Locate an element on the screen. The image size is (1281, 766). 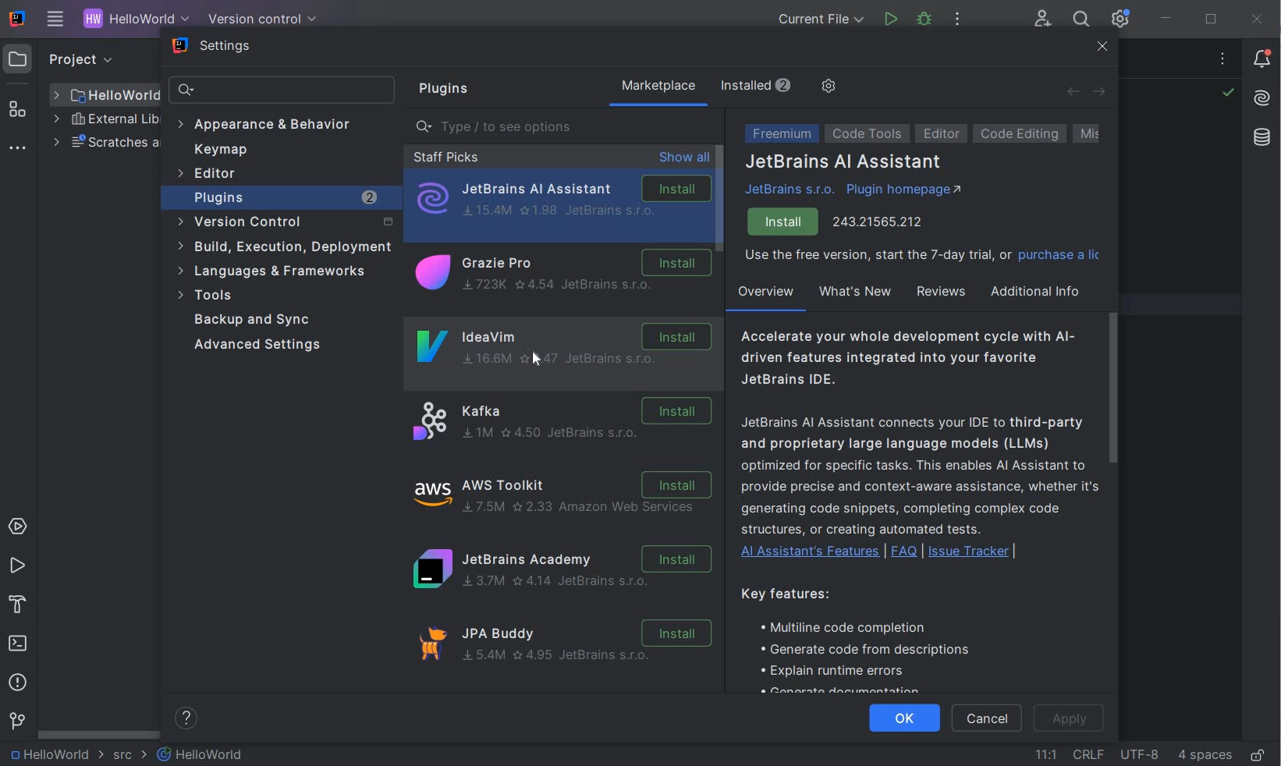
SCROLLBAR is located at coordinates (95, 734).